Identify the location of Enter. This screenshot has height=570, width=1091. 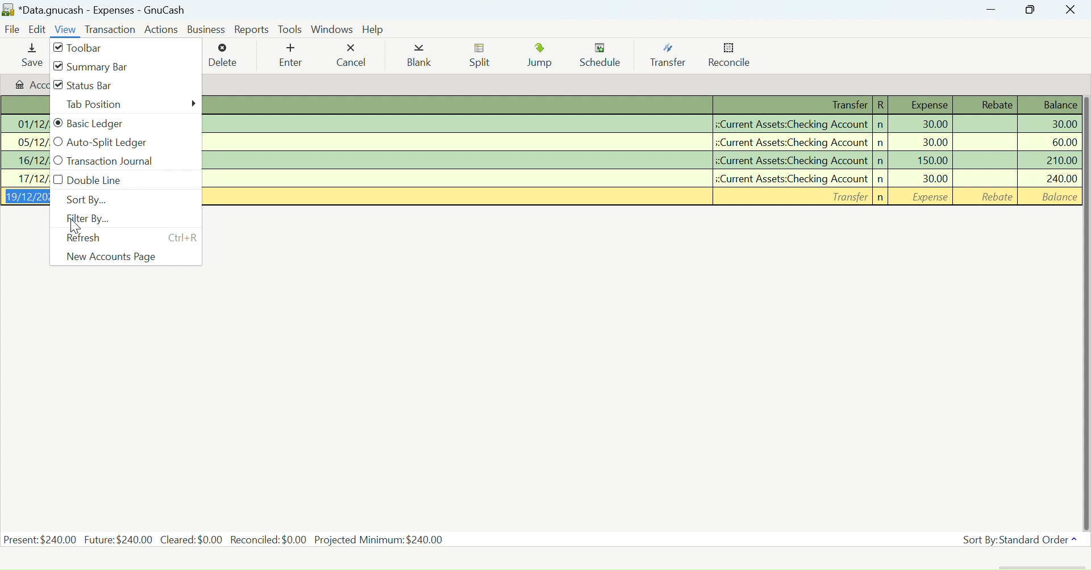
(289, 57).